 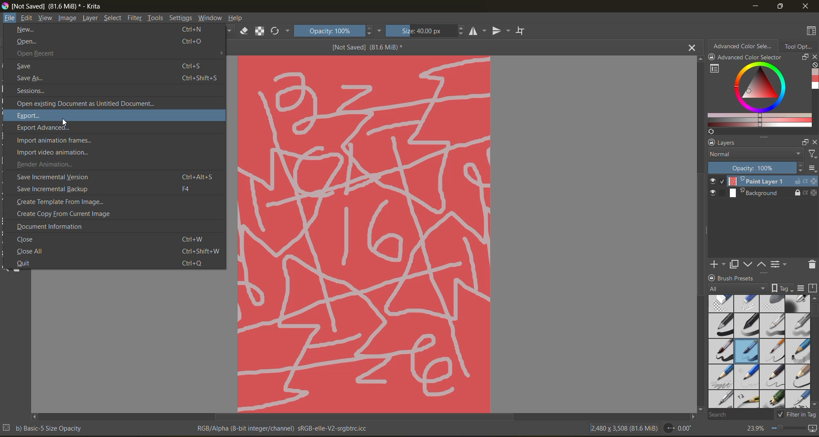 I want to click on Vertical scroll bar, so click(x=699, y=233).